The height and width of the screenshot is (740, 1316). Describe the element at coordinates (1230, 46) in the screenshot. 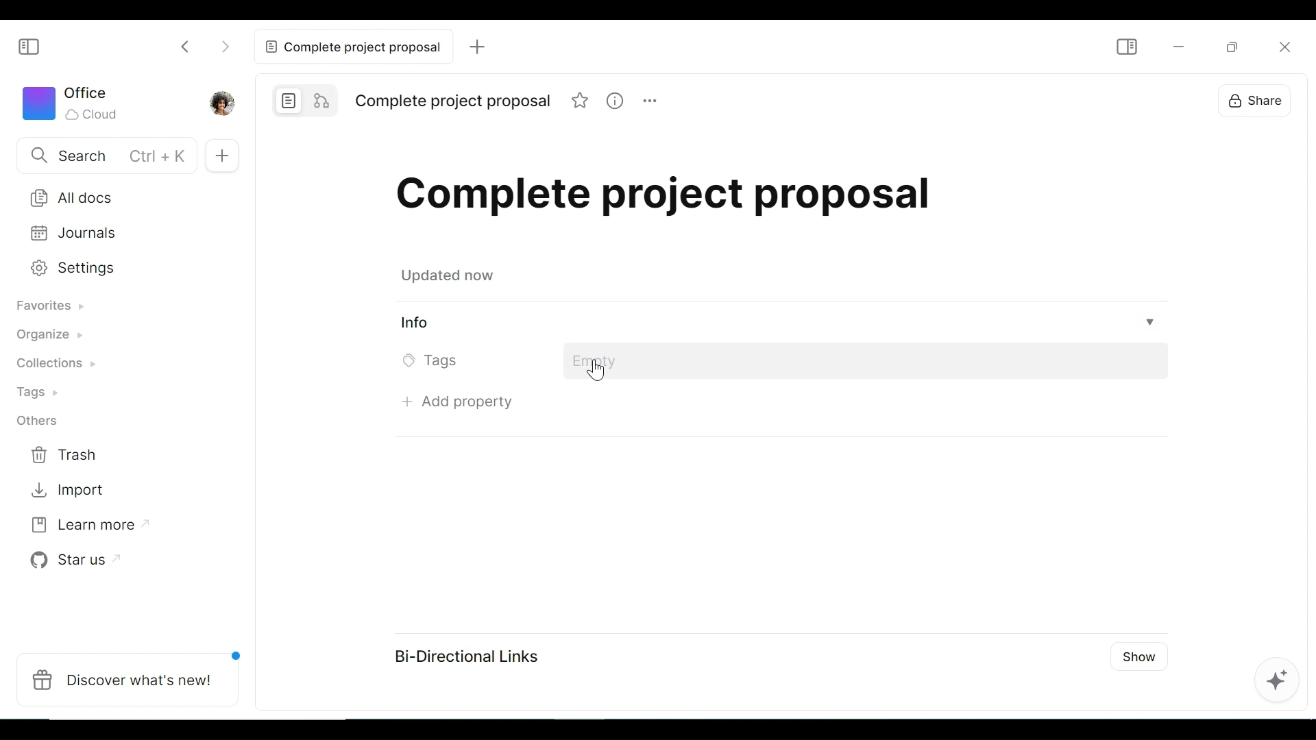

I see `Restore` at that location.